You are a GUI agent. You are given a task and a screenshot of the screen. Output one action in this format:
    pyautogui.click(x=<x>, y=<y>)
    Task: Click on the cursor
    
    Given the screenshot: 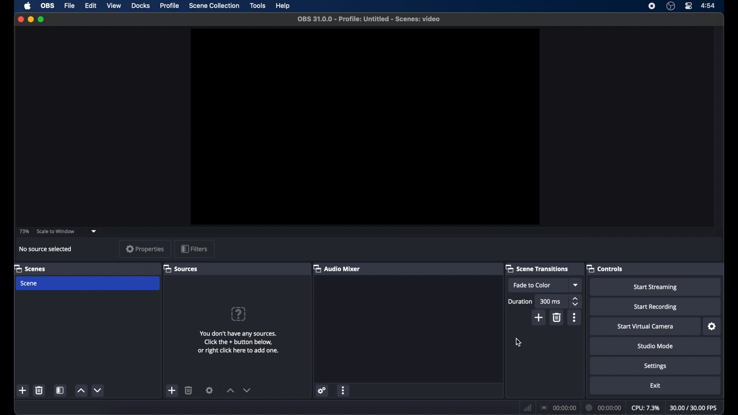 What is the action you would take?
    pyautogui.click(x=518, y=342)
    